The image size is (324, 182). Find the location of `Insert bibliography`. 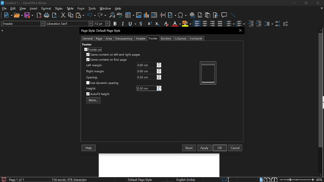

Insert bibliography is located at coordinates (216, 15).